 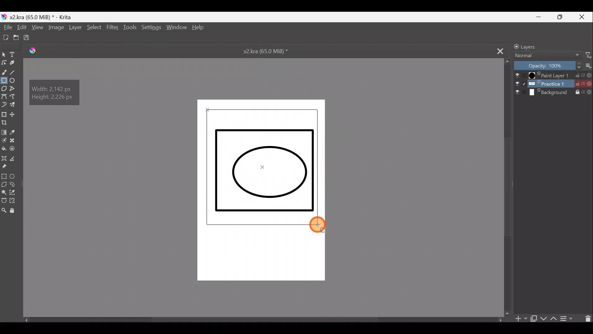 I want to click on Magnetic curve tool, so click(x=16, y=97).